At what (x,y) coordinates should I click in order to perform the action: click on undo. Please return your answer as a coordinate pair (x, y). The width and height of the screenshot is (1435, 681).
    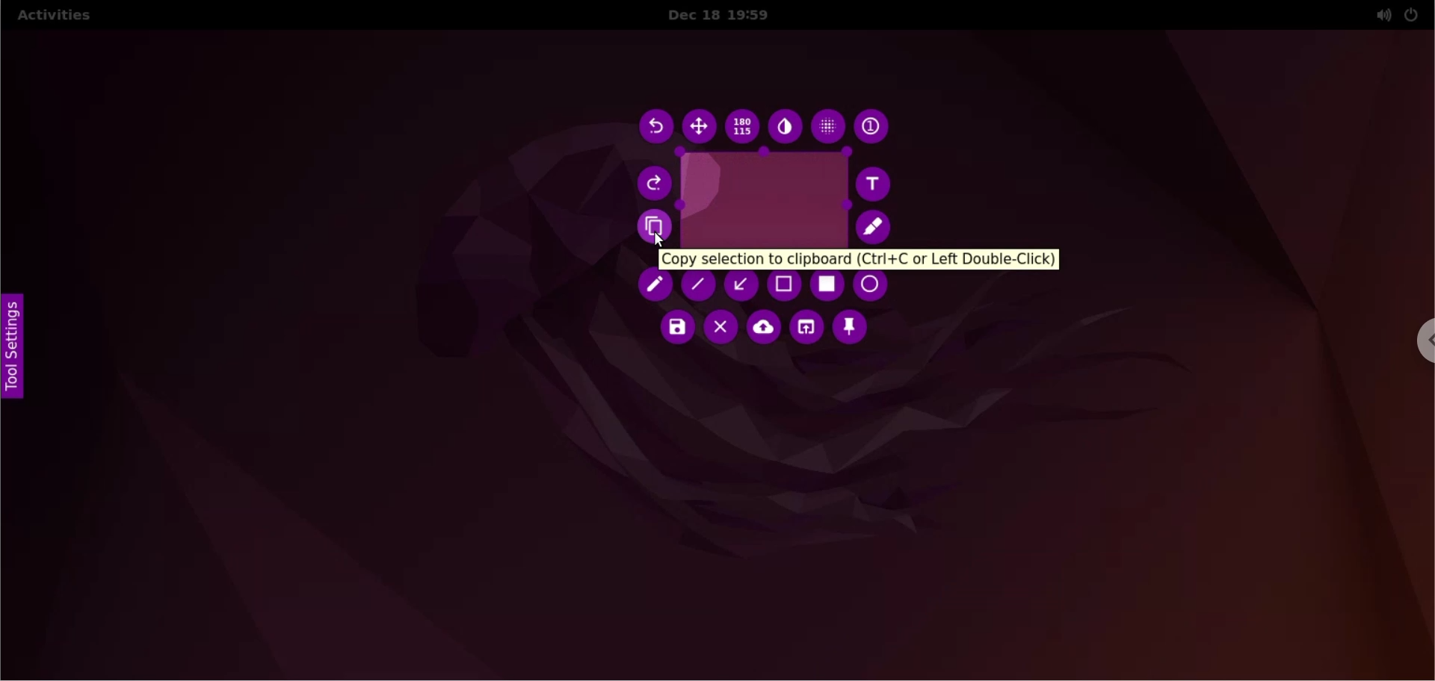
    Looking at the image, I should click on (658, 128).